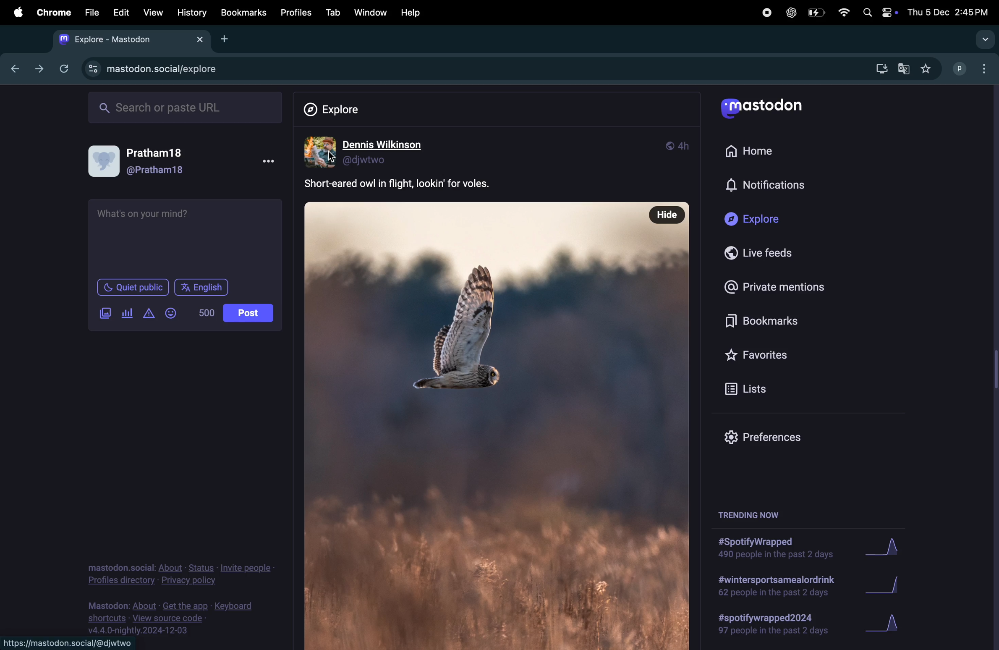 This screenshot has height=650, width=999. I want to click on cursor, so click(333, 159).